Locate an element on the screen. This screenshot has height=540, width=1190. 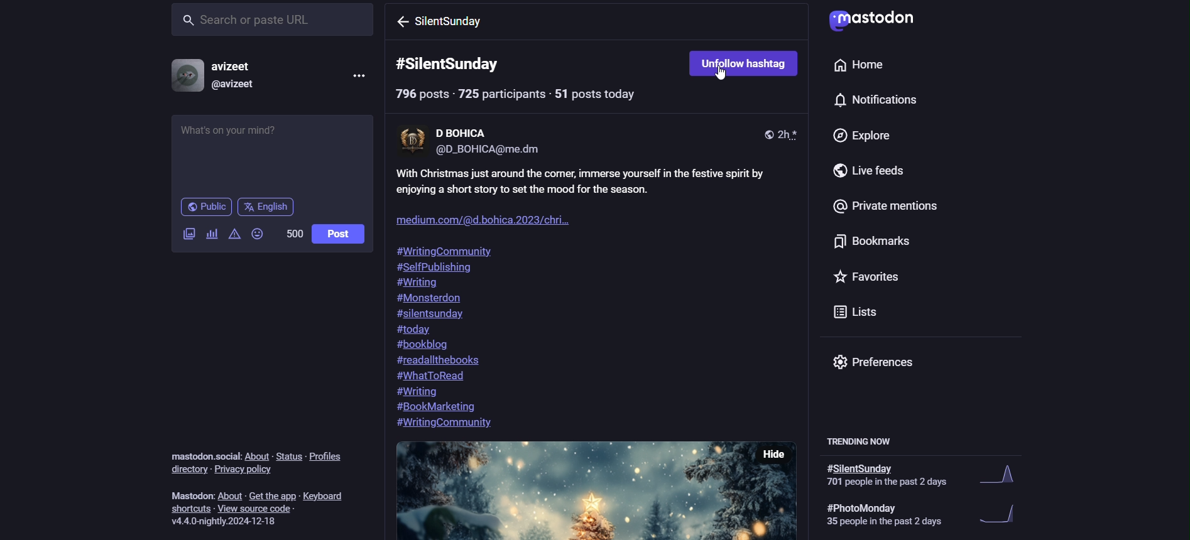
500 is located at coordinates (289, 234).